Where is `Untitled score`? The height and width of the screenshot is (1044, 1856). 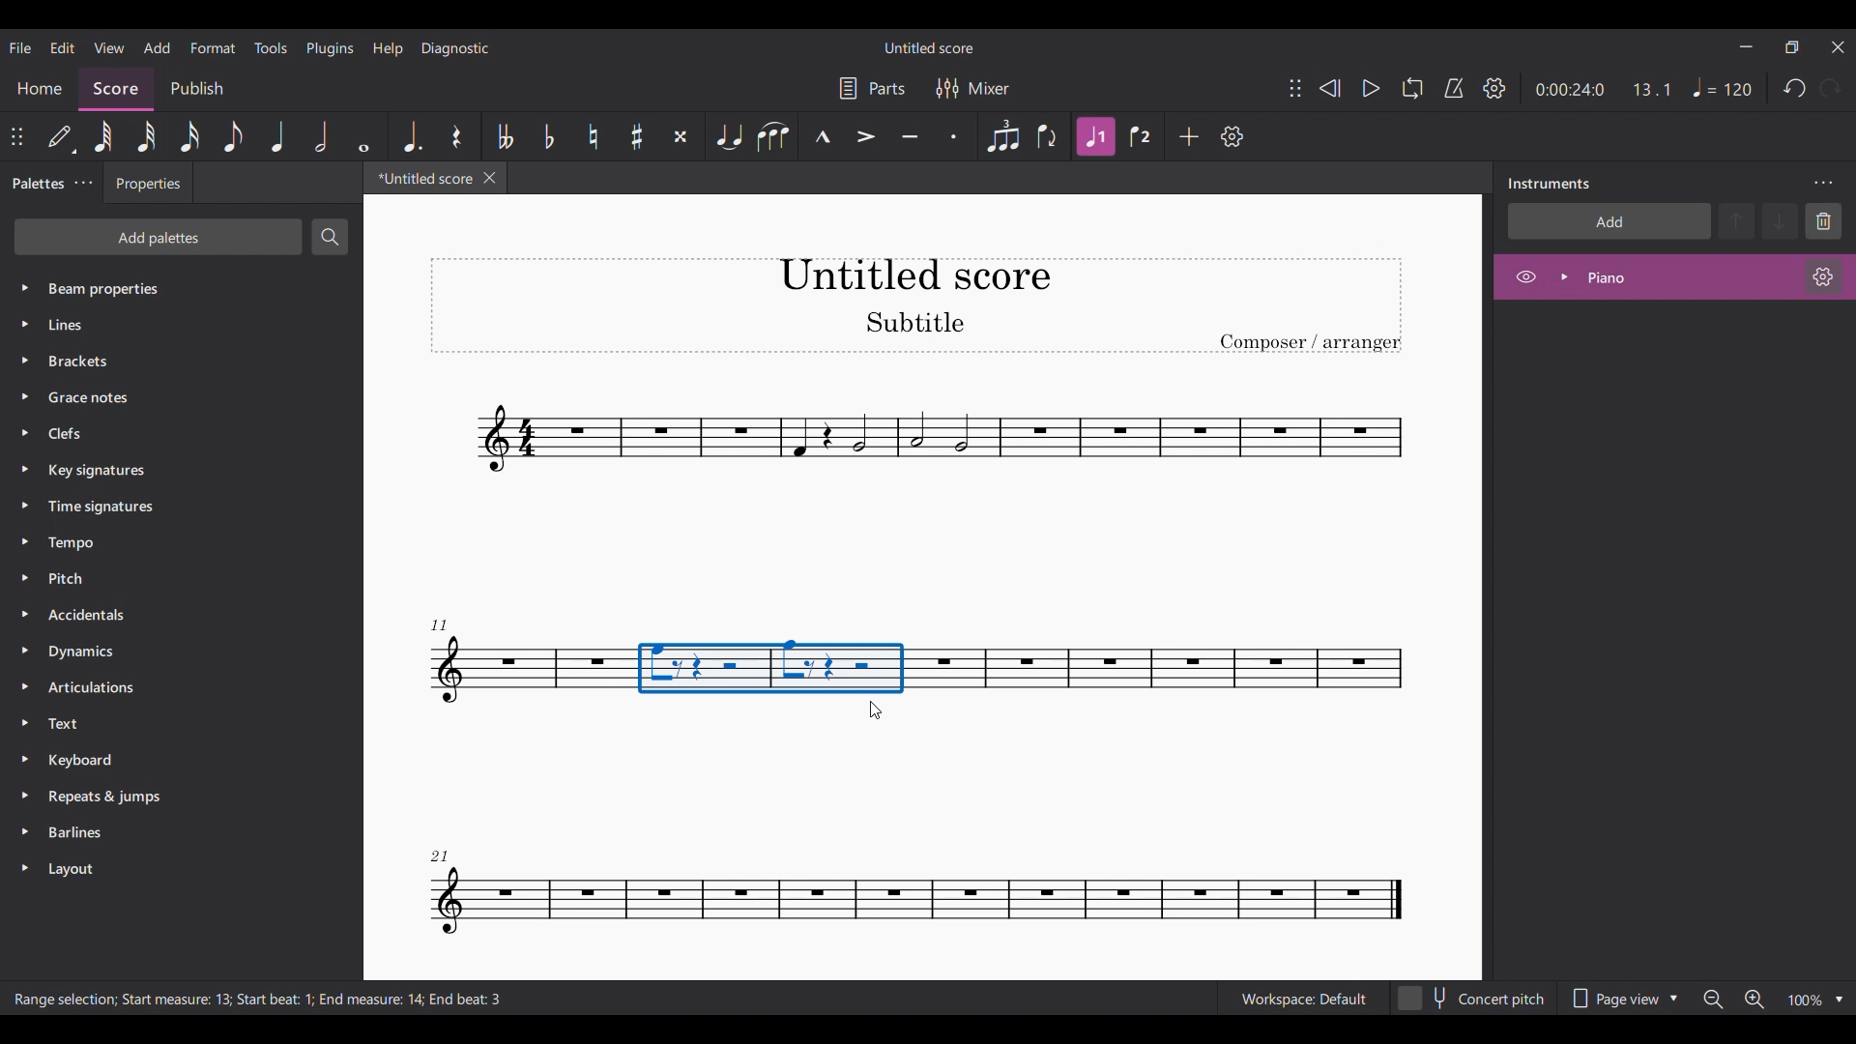 Untitled score is located at coordinates (928, 47).